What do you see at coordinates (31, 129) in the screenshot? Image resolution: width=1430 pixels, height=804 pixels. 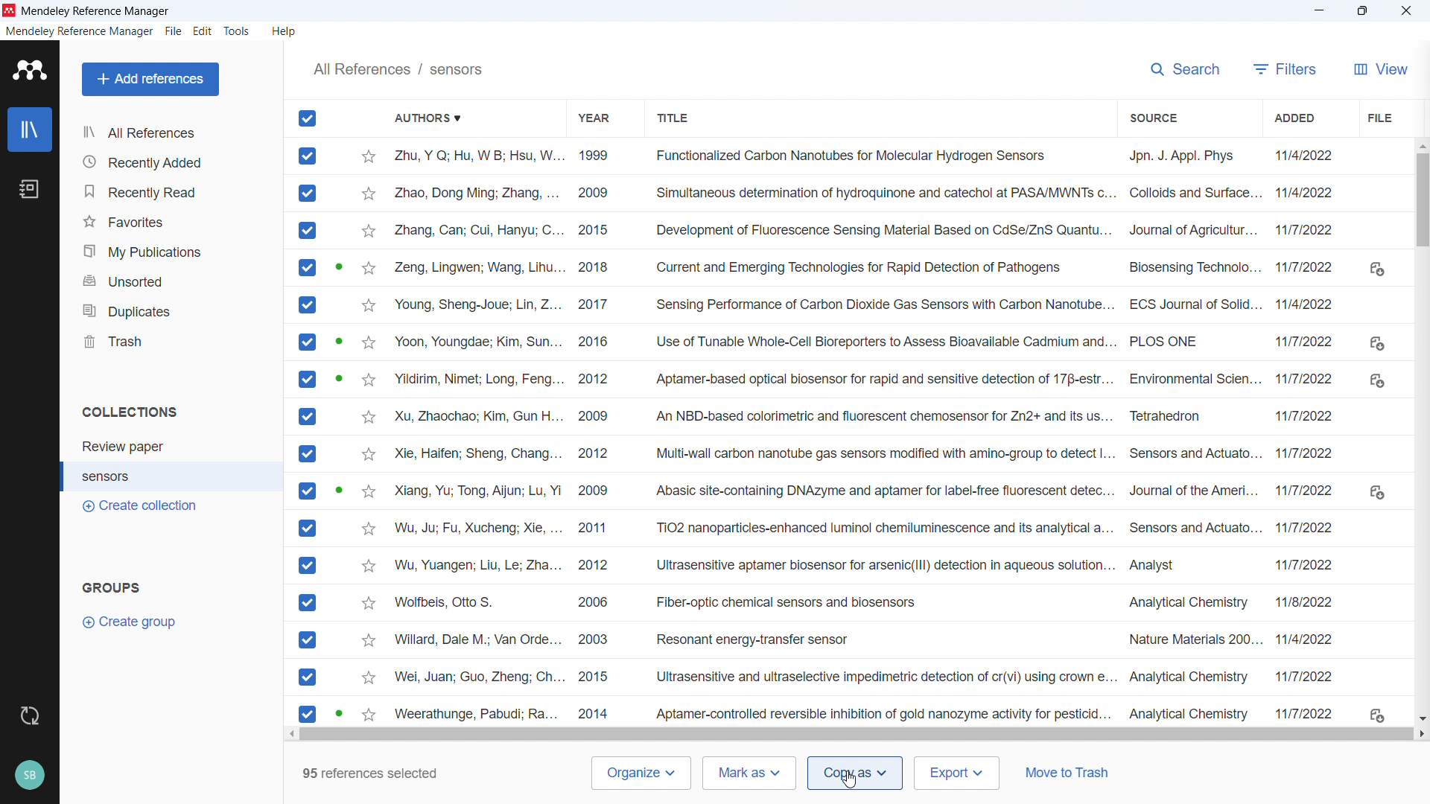 I see `library` at bounding box center [31, 129].